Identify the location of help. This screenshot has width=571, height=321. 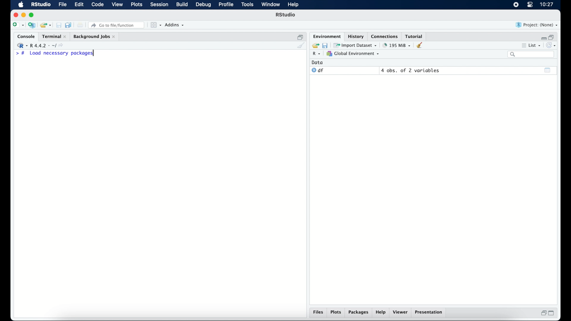
(381, 313).